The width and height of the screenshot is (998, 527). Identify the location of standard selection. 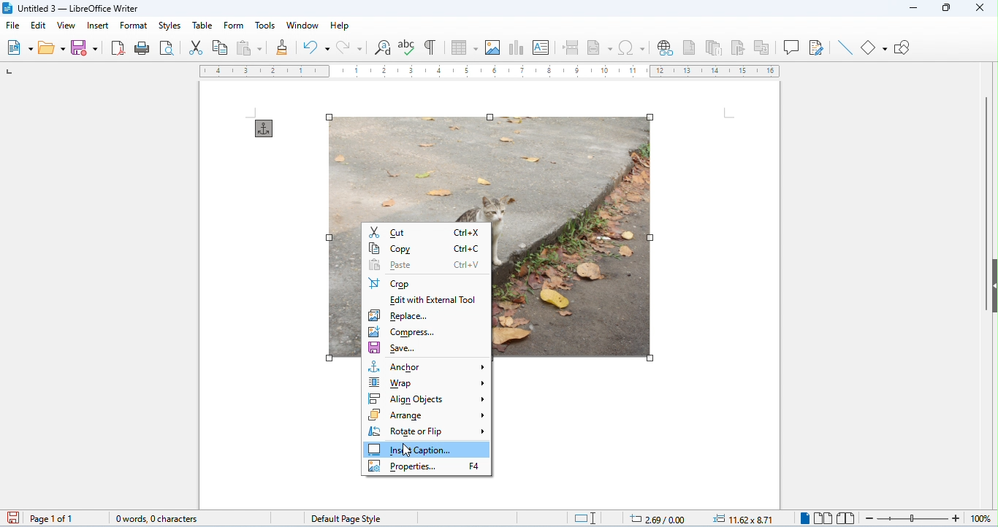
(585, 518).